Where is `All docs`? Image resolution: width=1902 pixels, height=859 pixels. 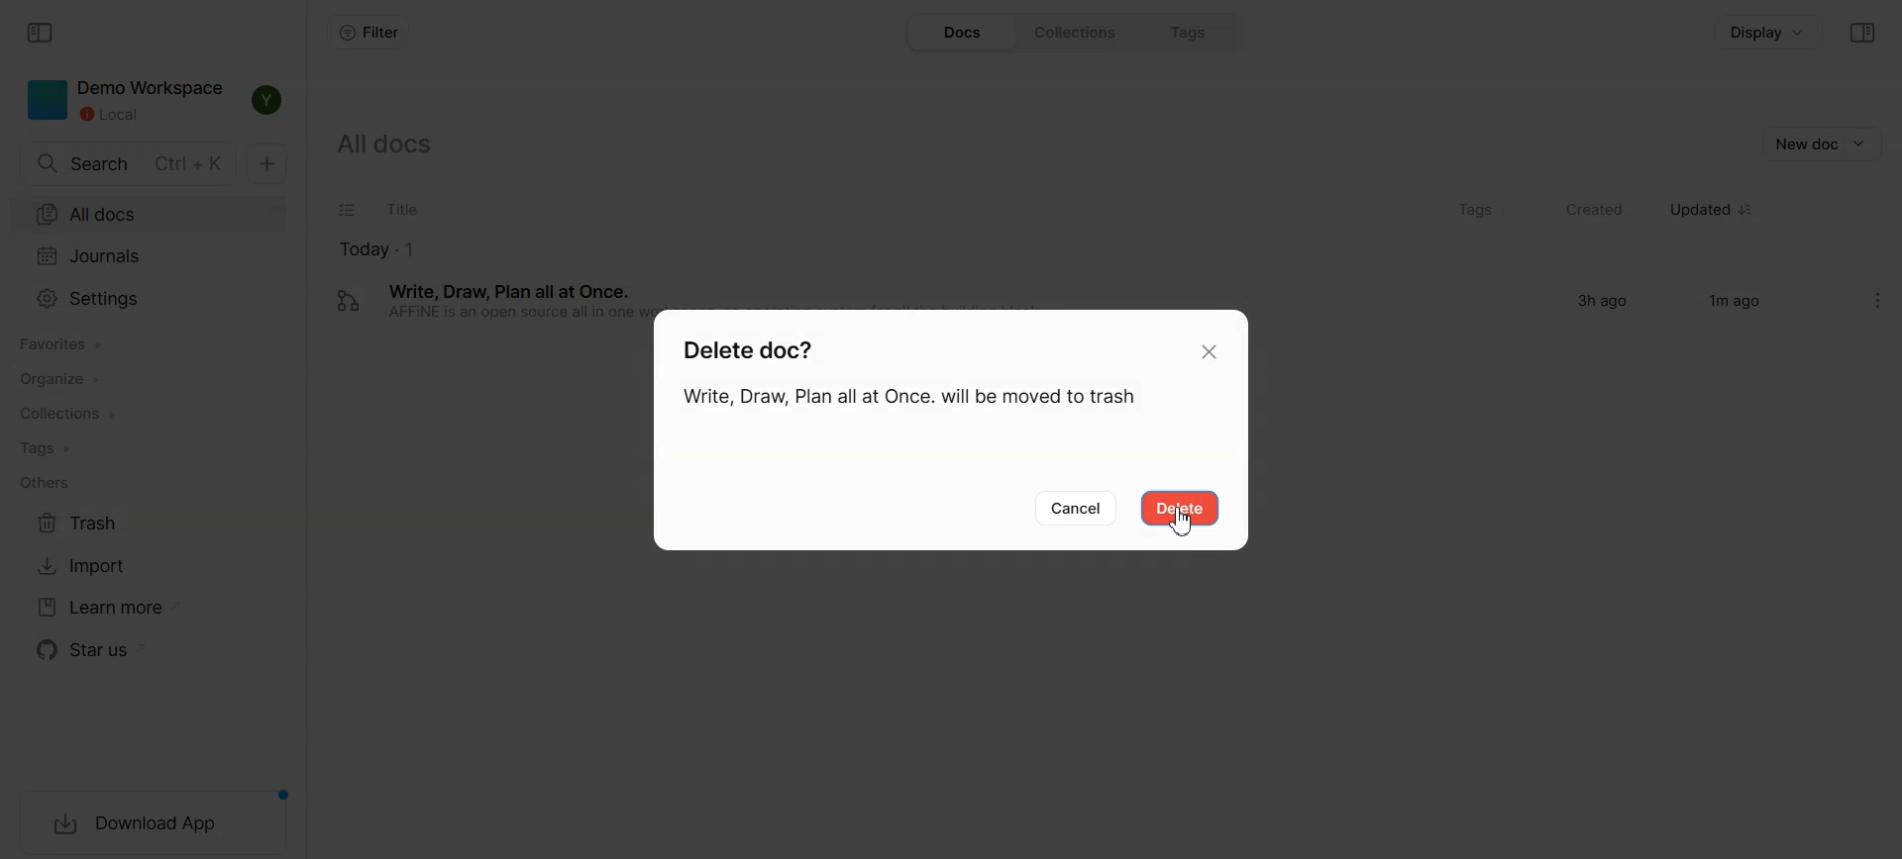
All docs is located at coordinates (148, 216).